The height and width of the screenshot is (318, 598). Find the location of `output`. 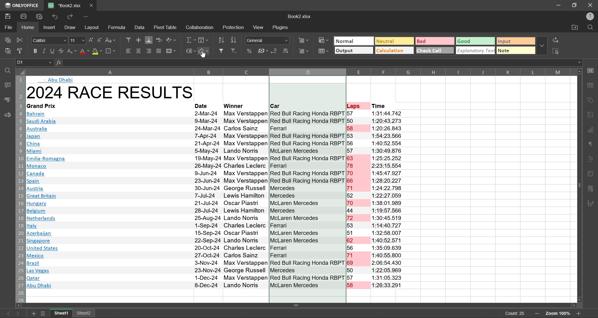

output is located at coordinates (353, 50).